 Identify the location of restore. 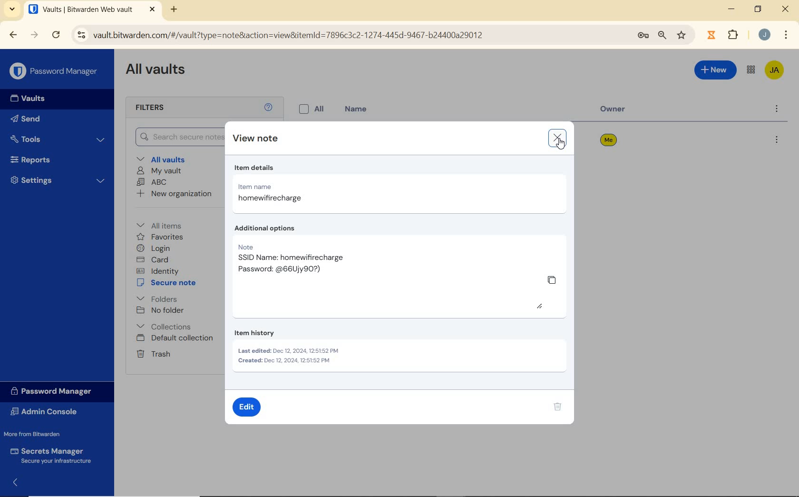
(758, 9).